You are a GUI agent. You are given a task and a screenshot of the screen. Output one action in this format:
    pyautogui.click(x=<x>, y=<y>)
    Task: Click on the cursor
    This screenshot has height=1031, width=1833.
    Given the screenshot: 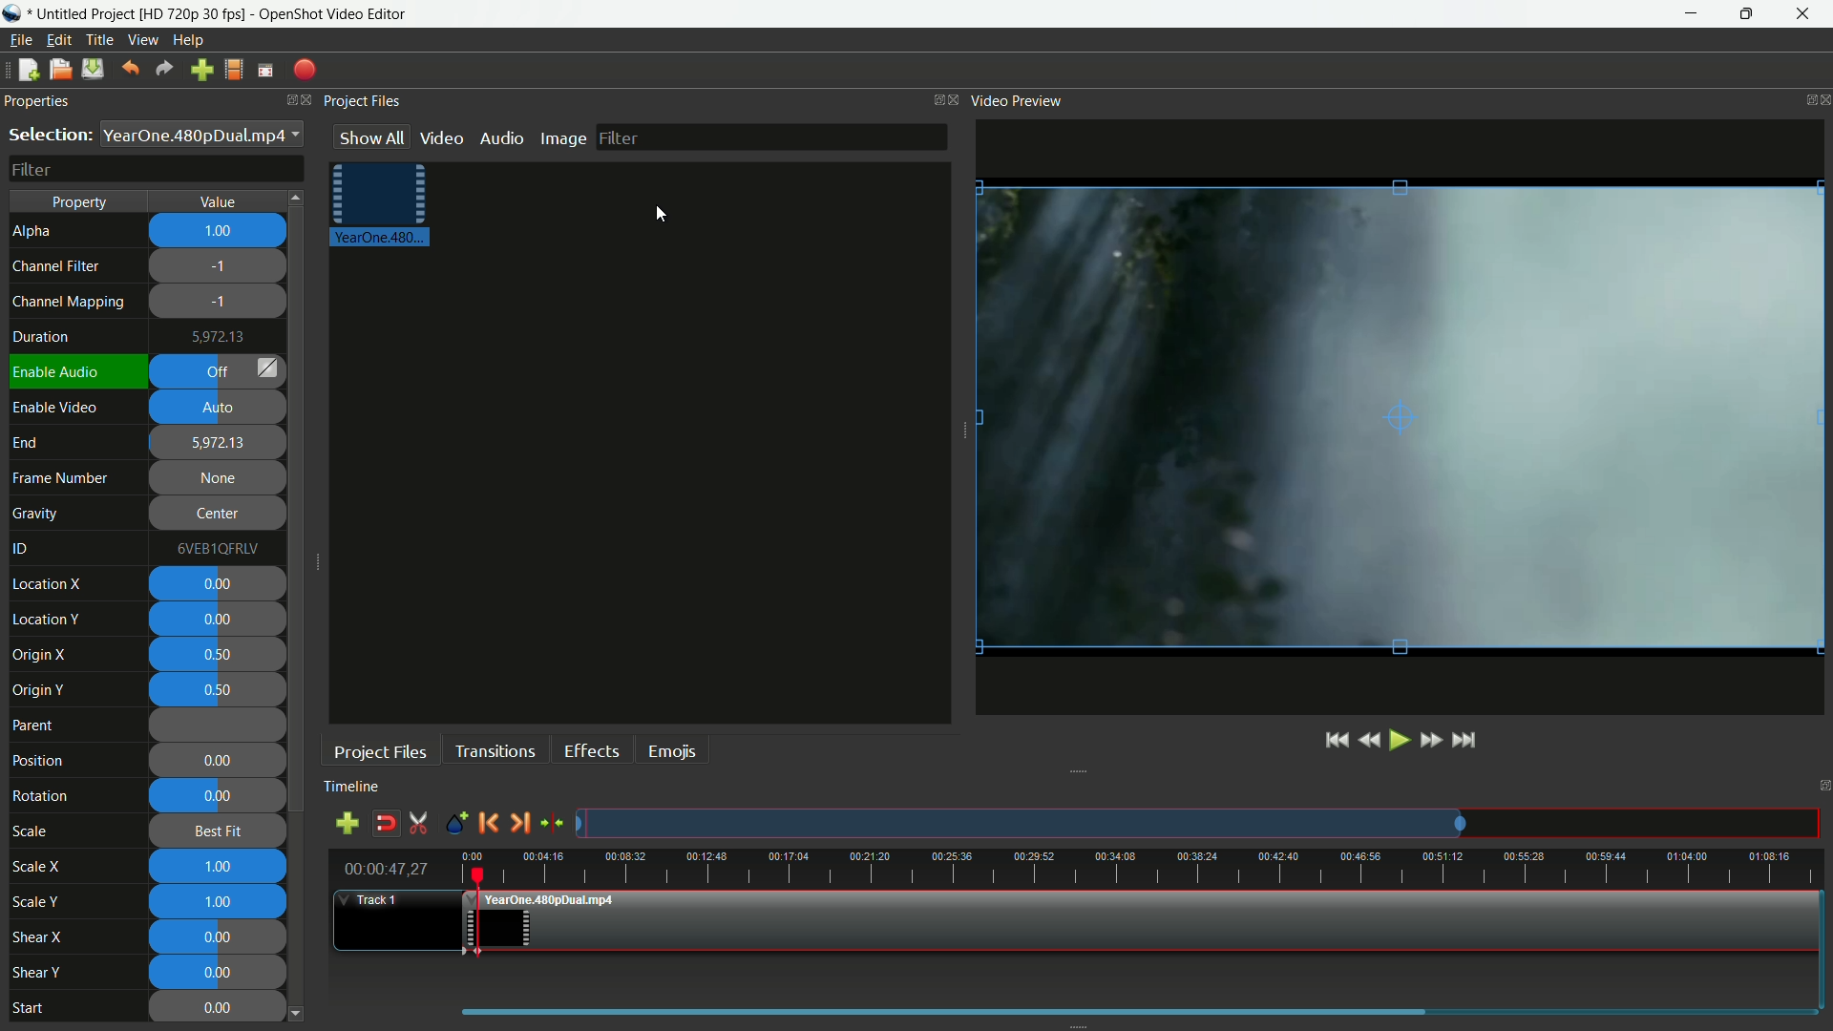 What is the action you would take?
    pyautogui.click(x=656, y=216)
    